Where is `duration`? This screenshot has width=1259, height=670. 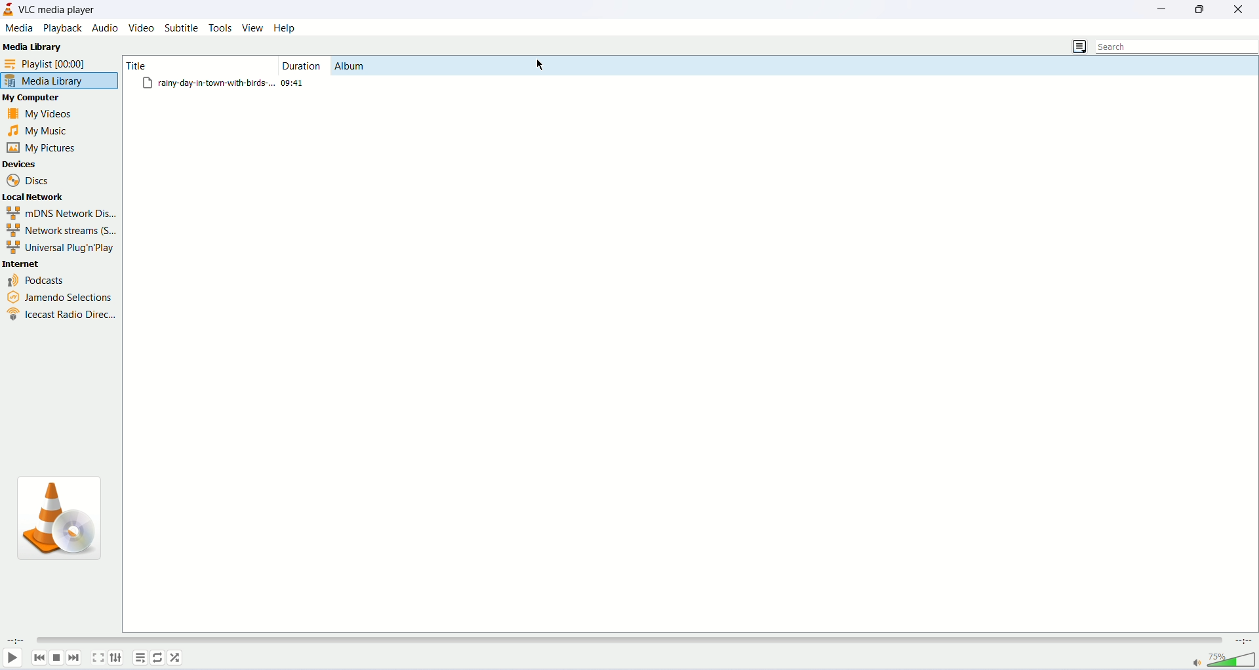
duration is located at coordinates (301, 65).